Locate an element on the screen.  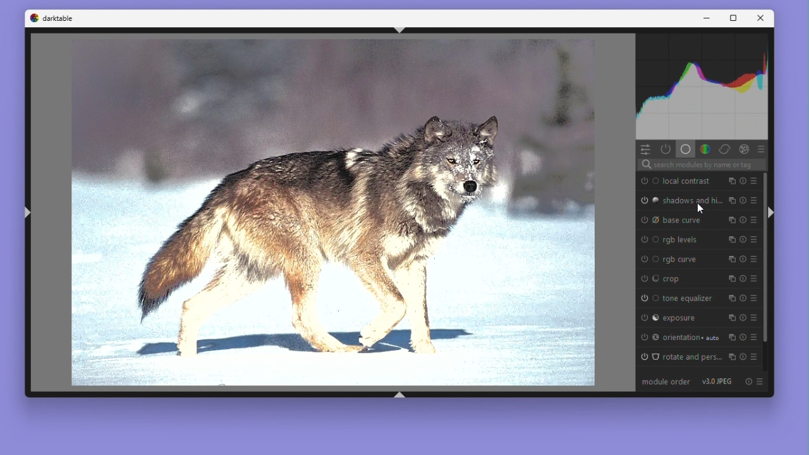
'Exposure' is switched on is located at coordinates (647, 317).